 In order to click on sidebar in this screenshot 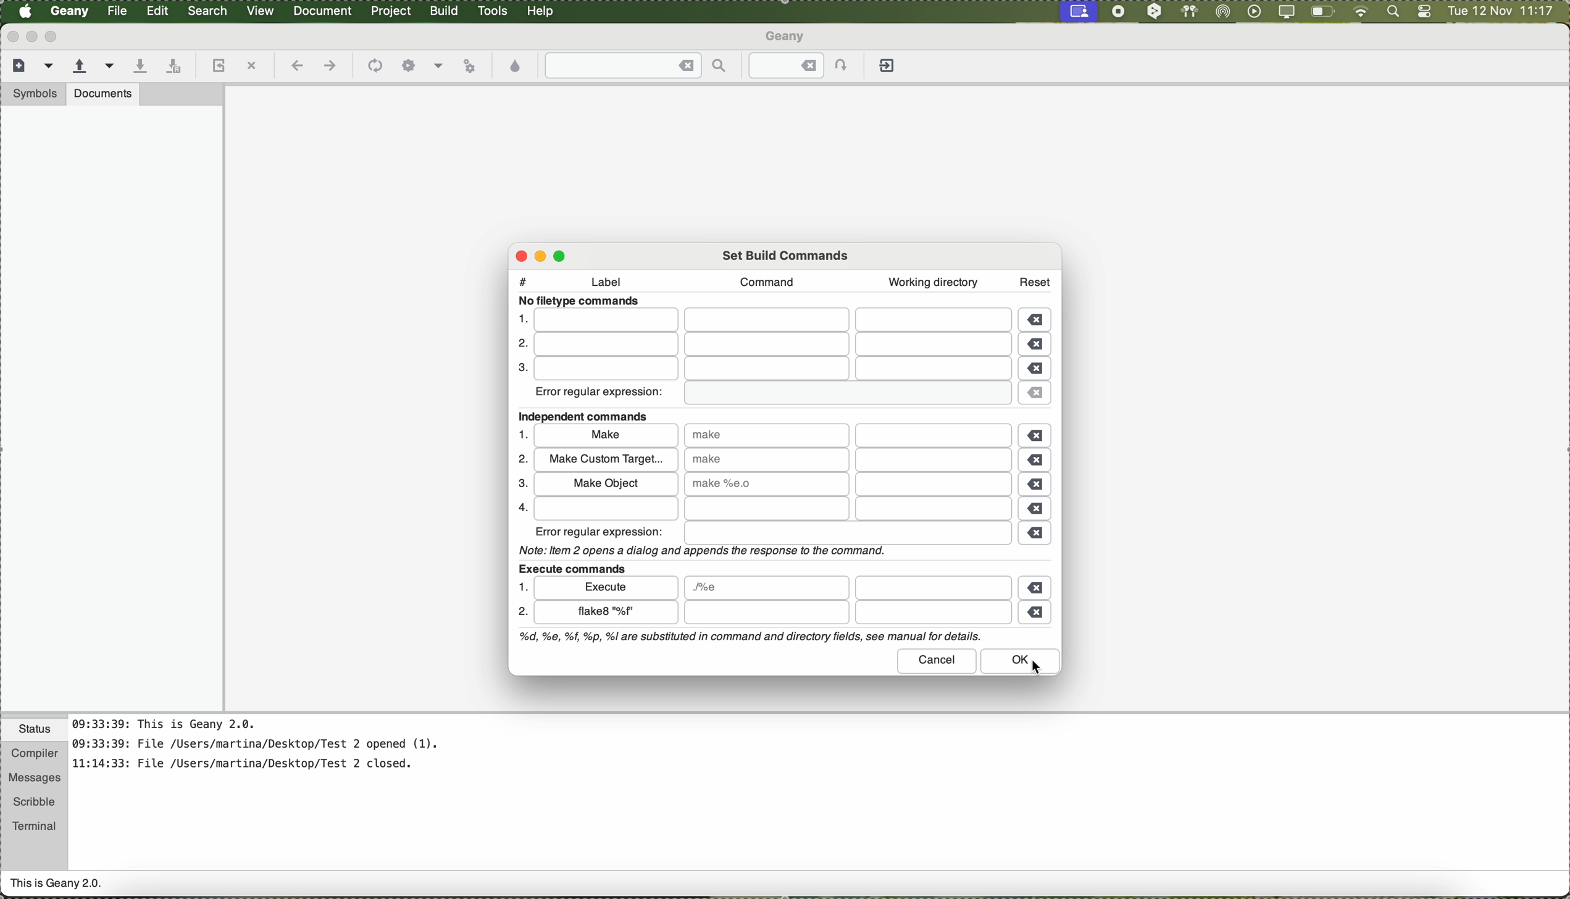, I will do `click(112, 408)`.